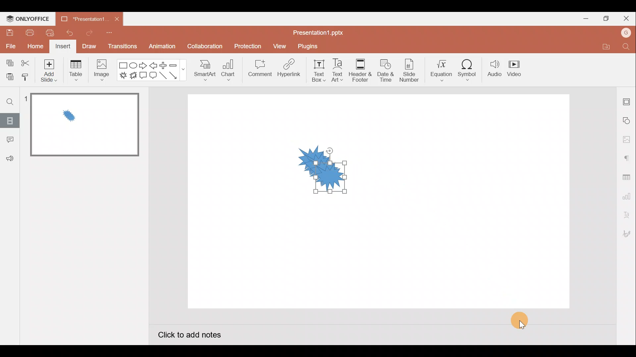 This screenshot has height=357, width=636. Describe the element at coordinates (89, 47) in the screenshot. I see `Draw` at that location.